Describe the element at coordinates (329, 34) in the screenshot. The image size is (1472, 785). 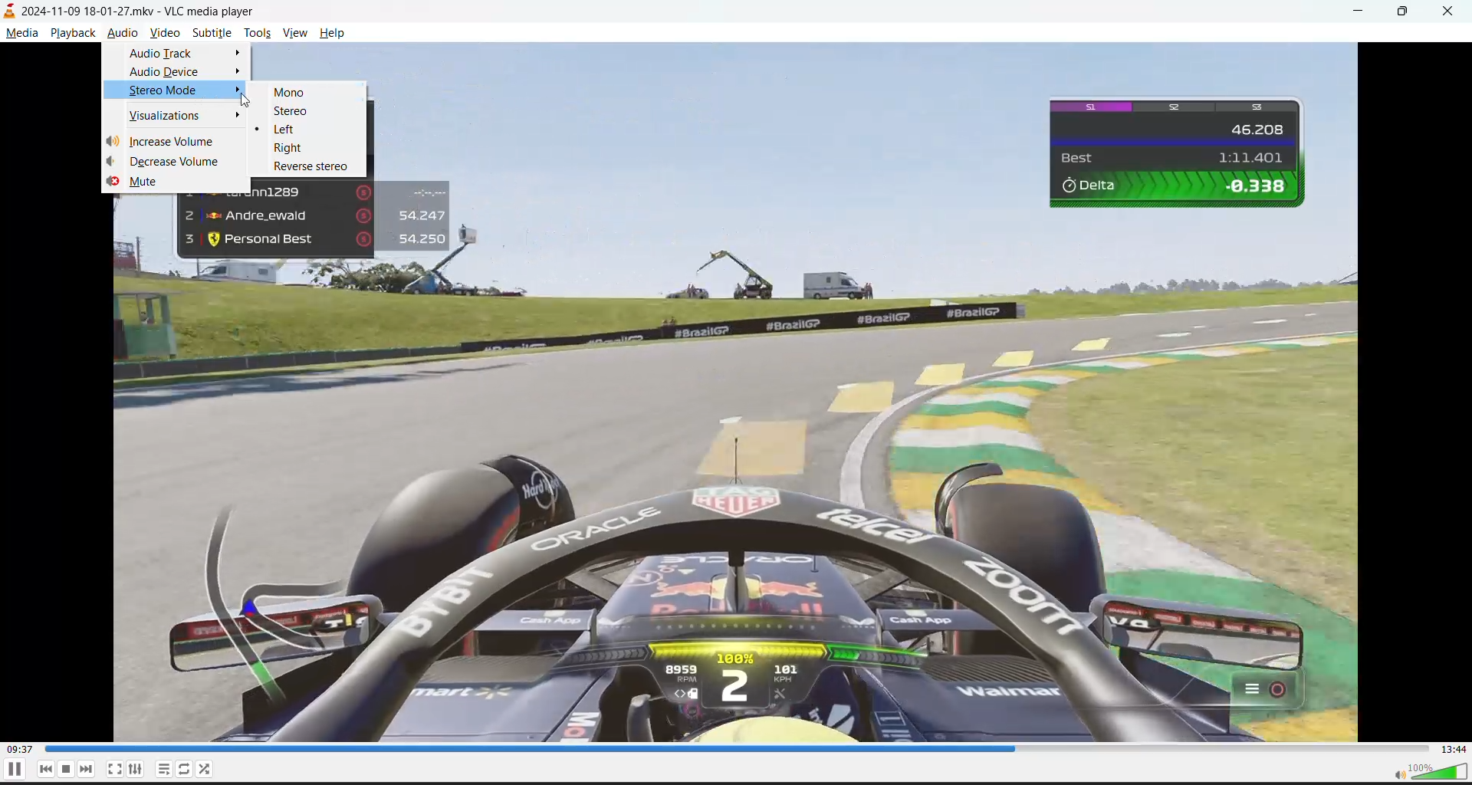
I see `help` at that location.